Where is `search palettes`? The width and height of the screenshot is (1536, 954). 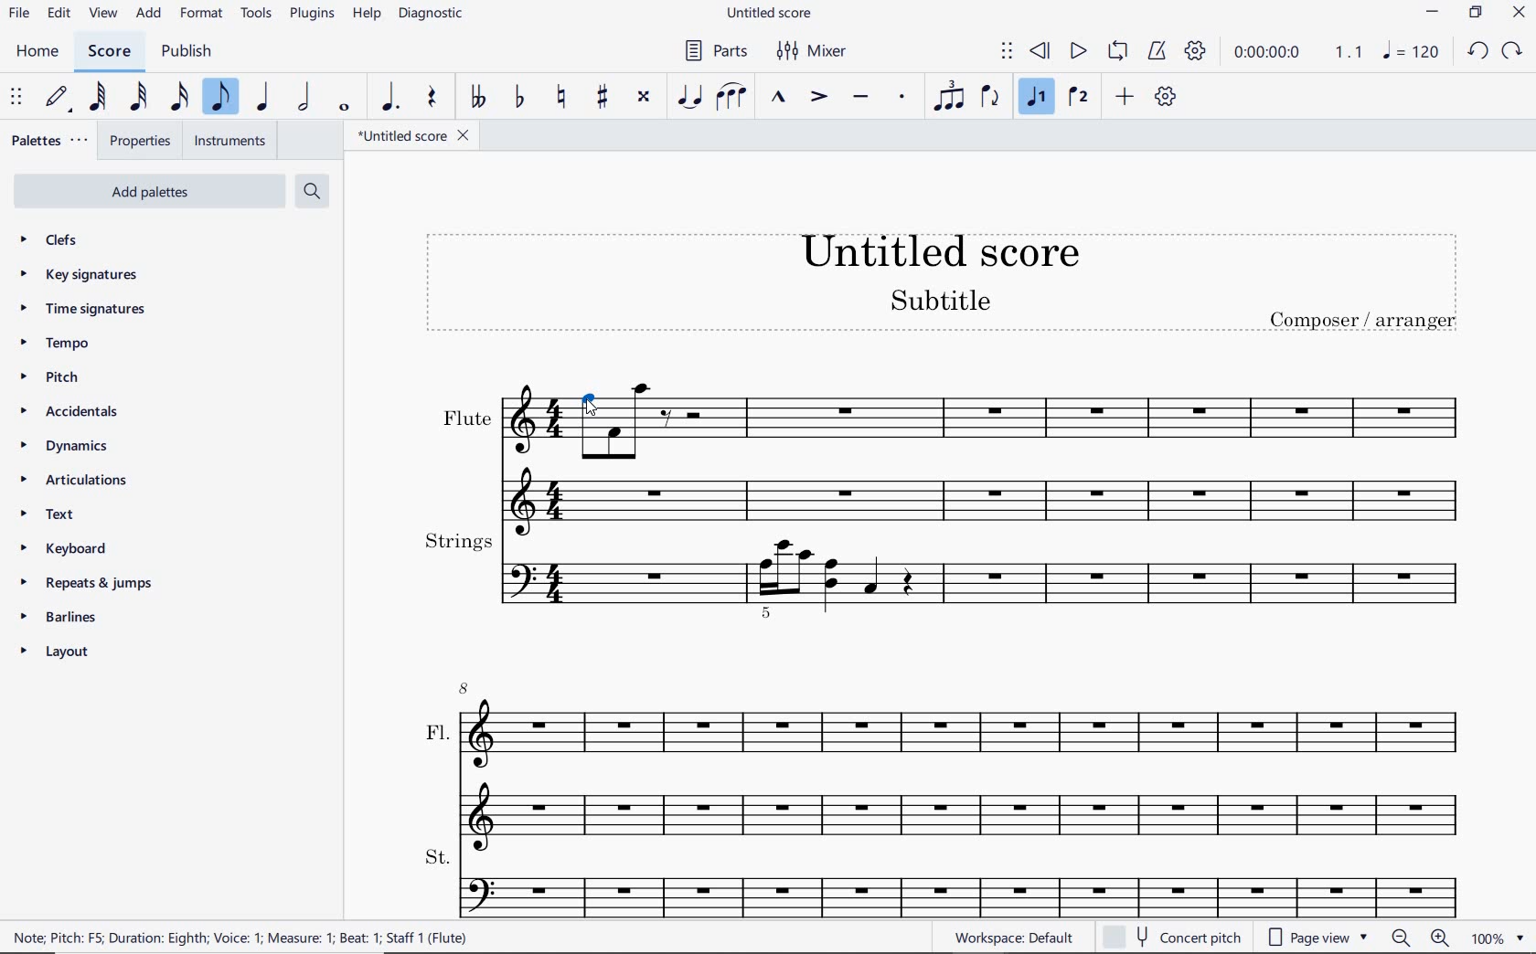
search palettes is located at coordinates (312, 190).